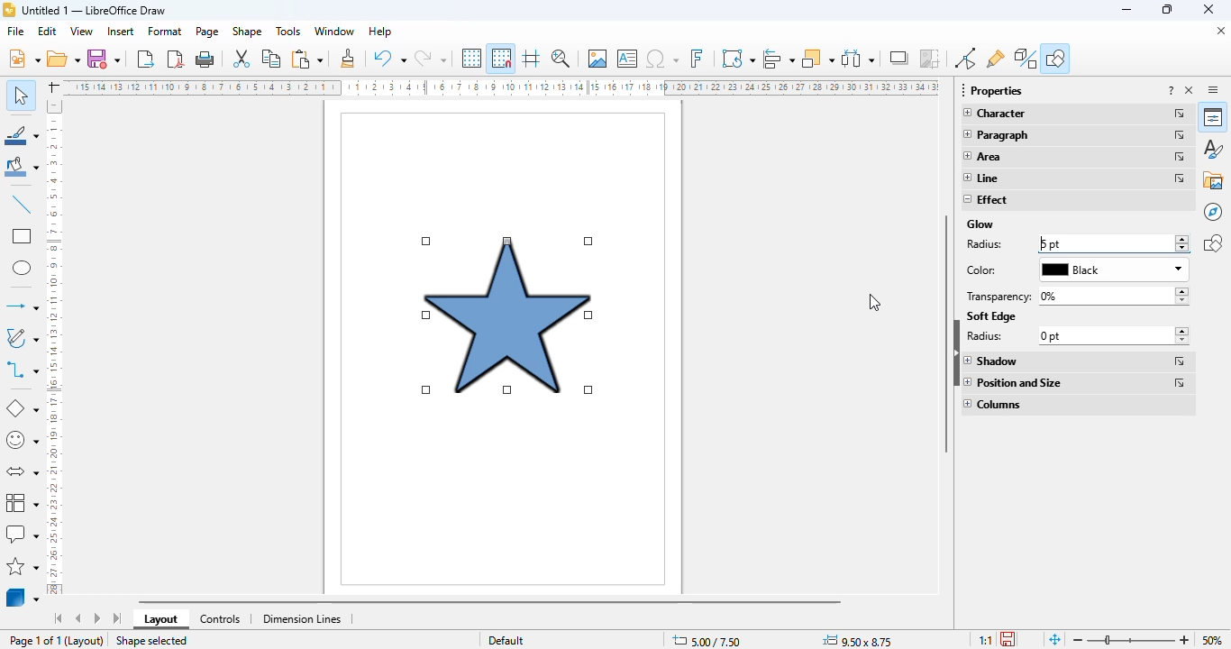 This screenshot has width=1231, height=649. I want to click on scroll to previous sheet, so click(78, 618).